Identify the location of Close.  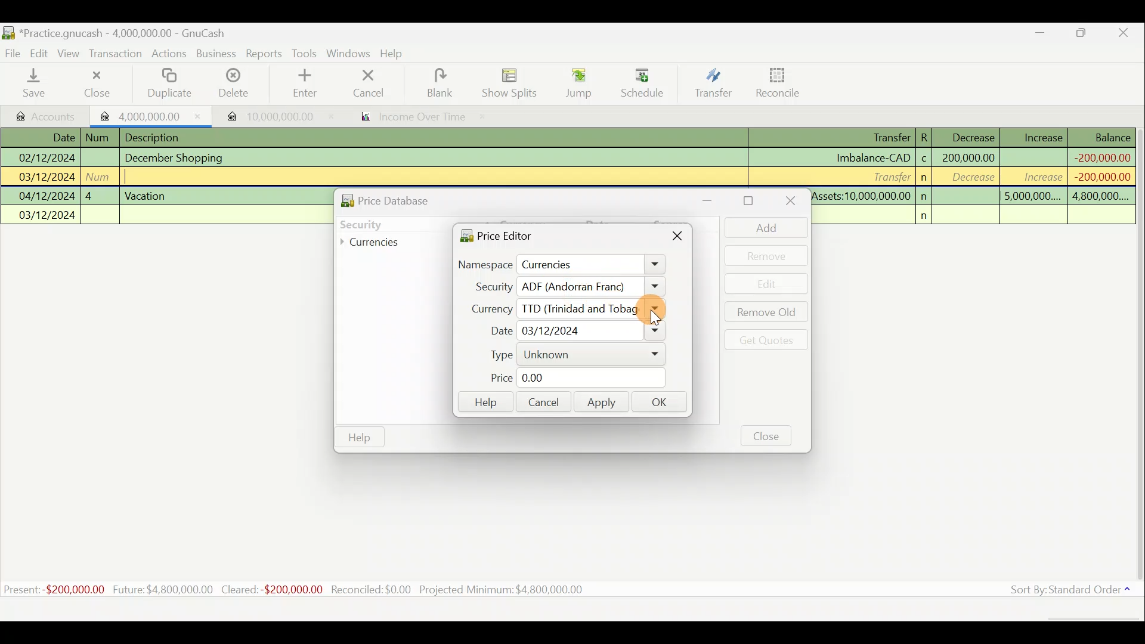
(767, 435).